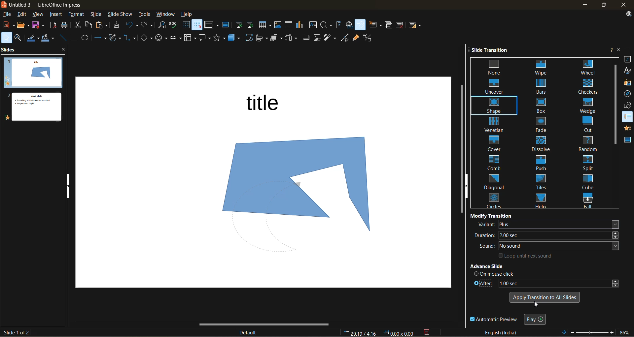  What do you see at coordinates (250, 38) in the screenshot?
I see `rotate` at bounding box center [250, 38].